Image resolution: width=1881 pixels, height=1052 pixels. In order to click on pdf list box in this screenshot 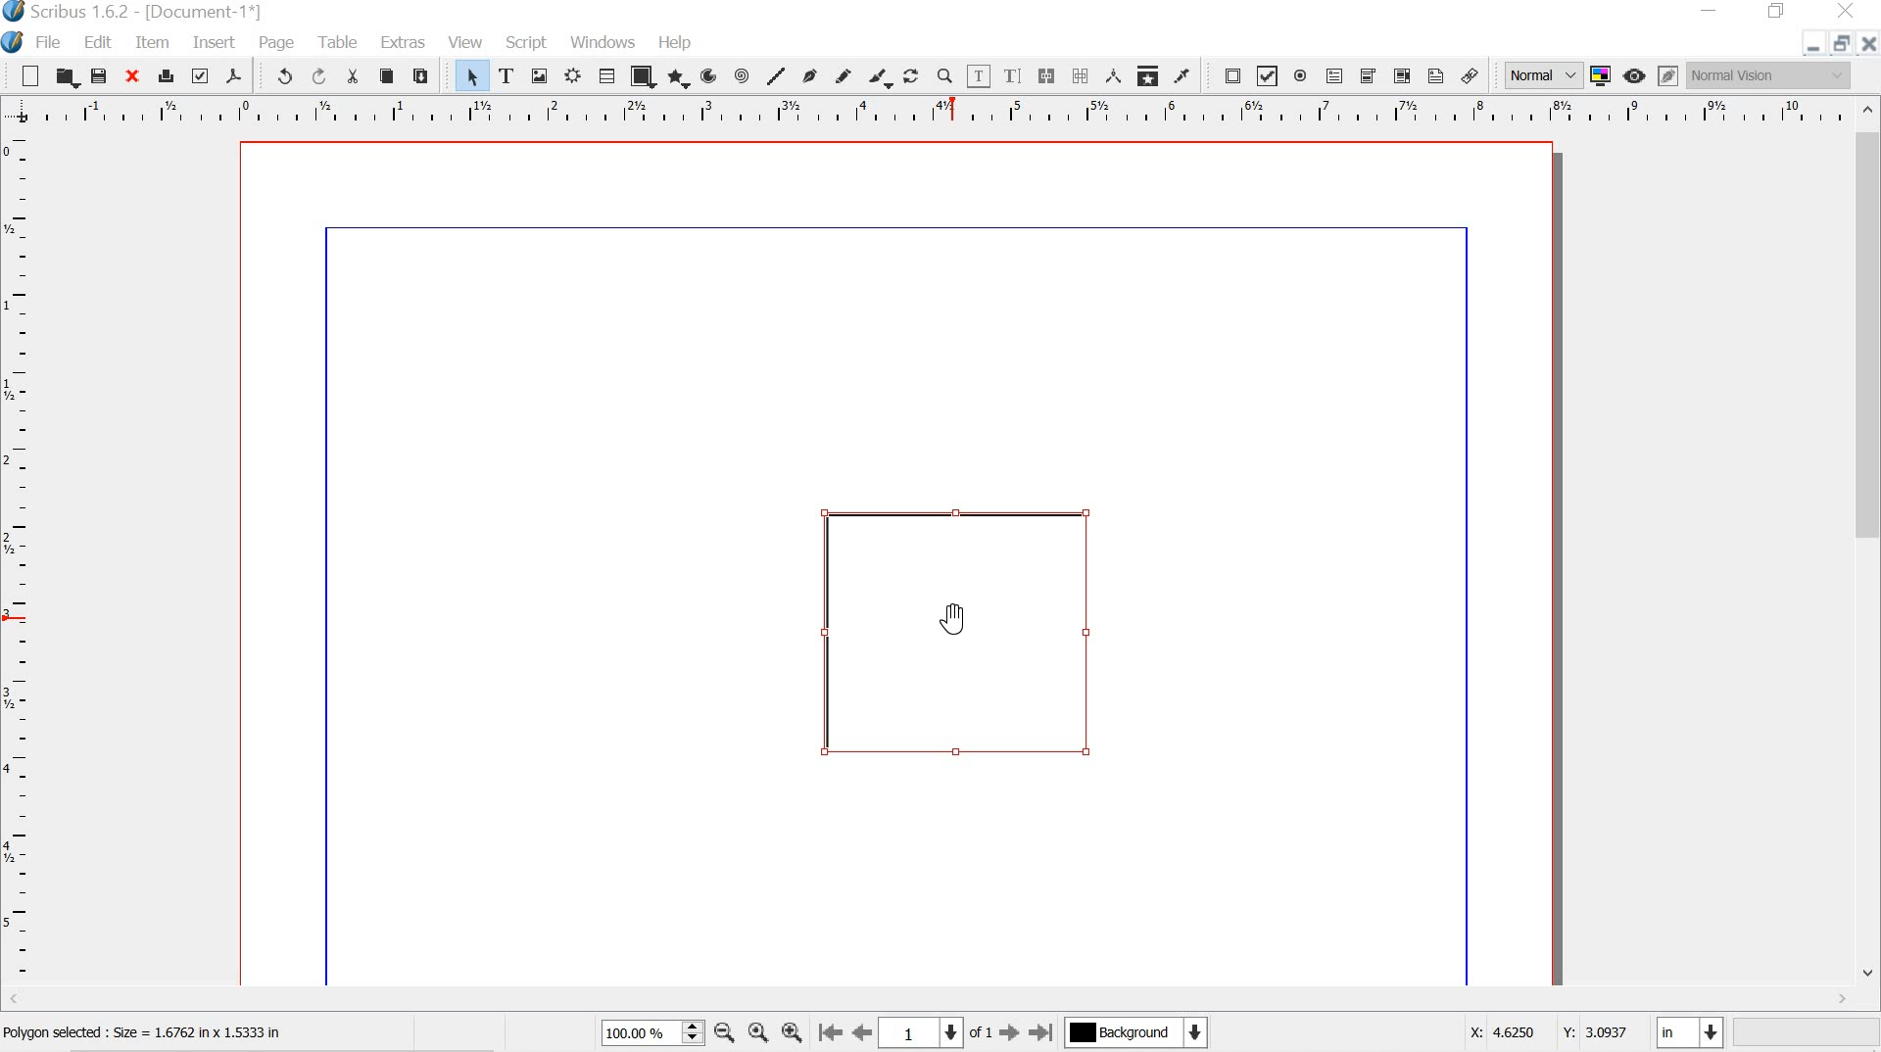, I will do `click(1400, 75)`.